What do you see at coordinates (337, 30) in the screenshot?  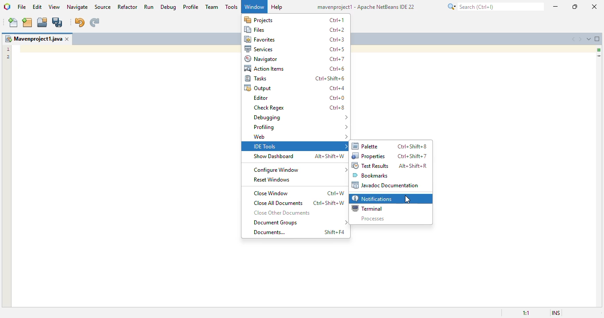 I see `shortcut for files` at bounding box center [337, 30].